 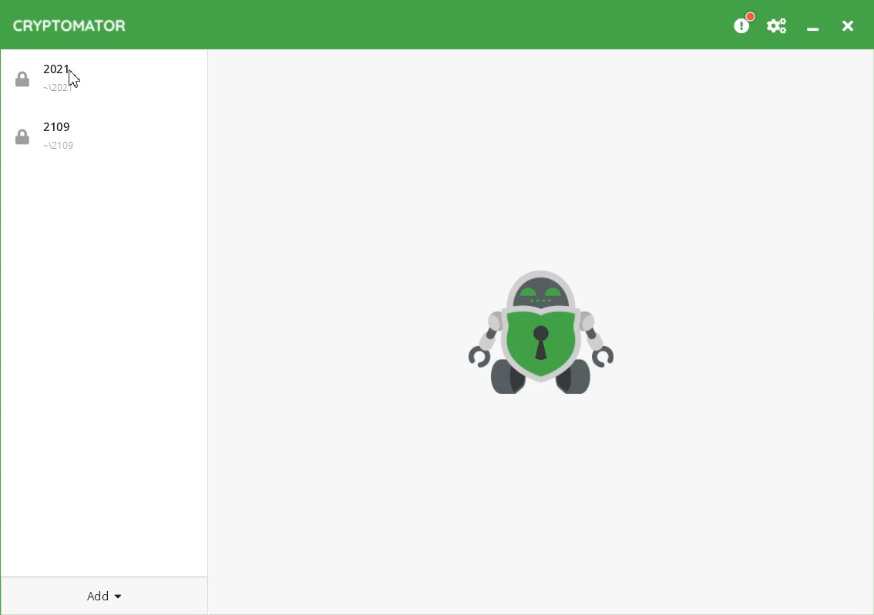 I want to click on Close, so click(x=847, y=25).